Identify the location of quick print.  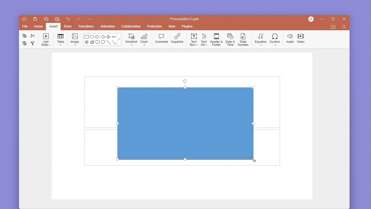
(56, 19).